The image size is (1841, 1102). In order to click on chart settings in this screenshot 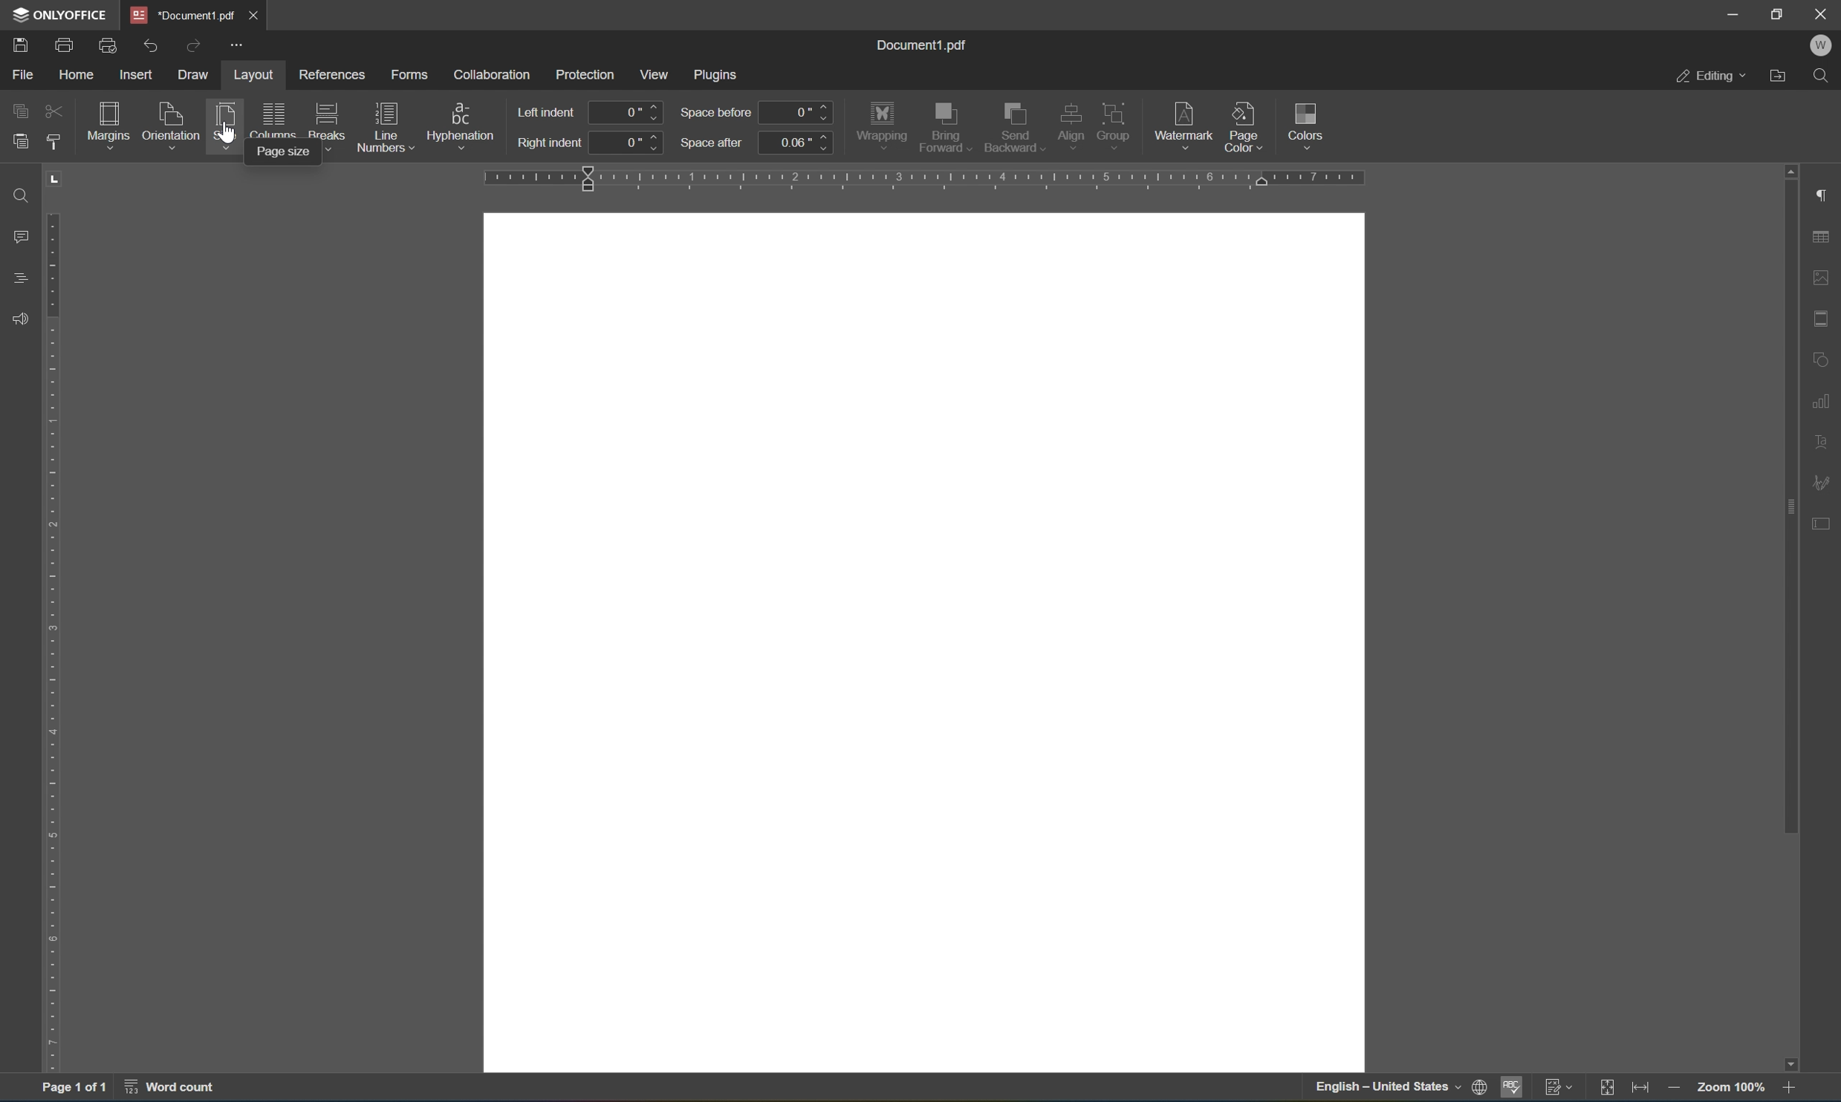, I will do `click(1825, 400)`.